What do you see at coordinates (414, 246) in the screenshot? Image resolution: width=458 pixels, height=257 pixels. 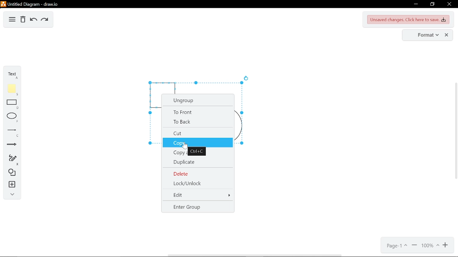 I see `zoom out` at bounding box center [414, 246].